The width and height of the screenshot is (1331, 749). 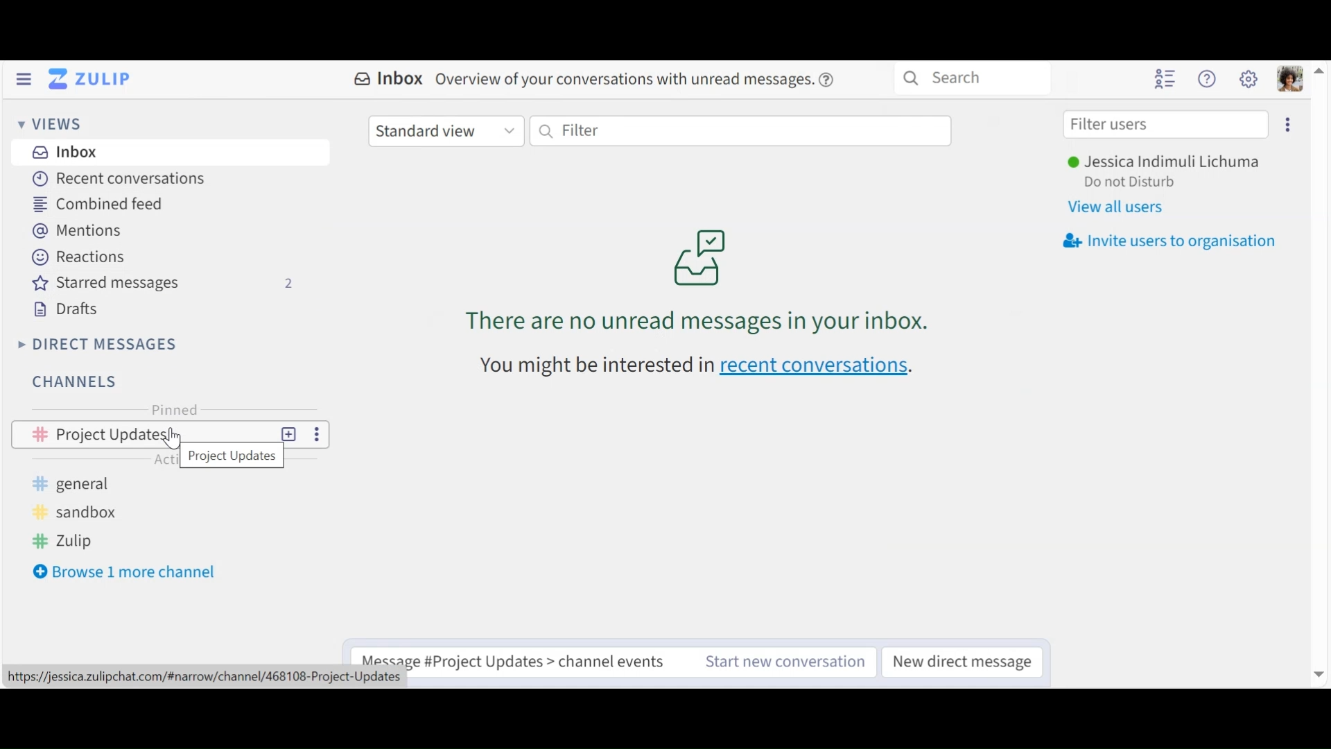 I want to click on Channel, so click(x=97, y=434).